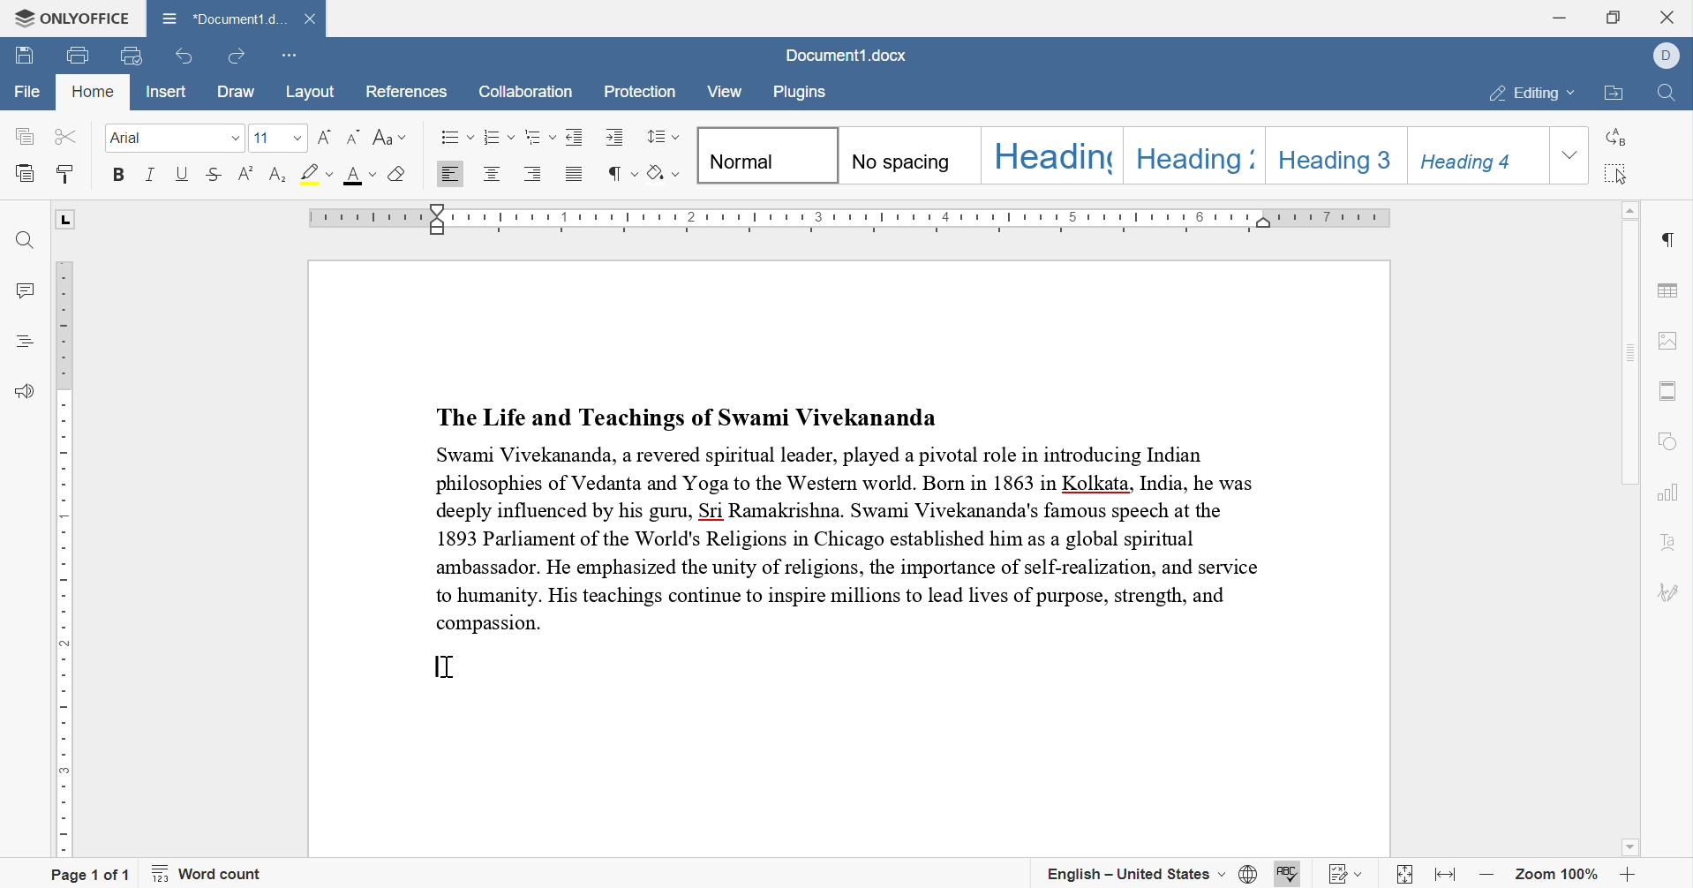  I want to click on scroll up, so click(1632, 207).